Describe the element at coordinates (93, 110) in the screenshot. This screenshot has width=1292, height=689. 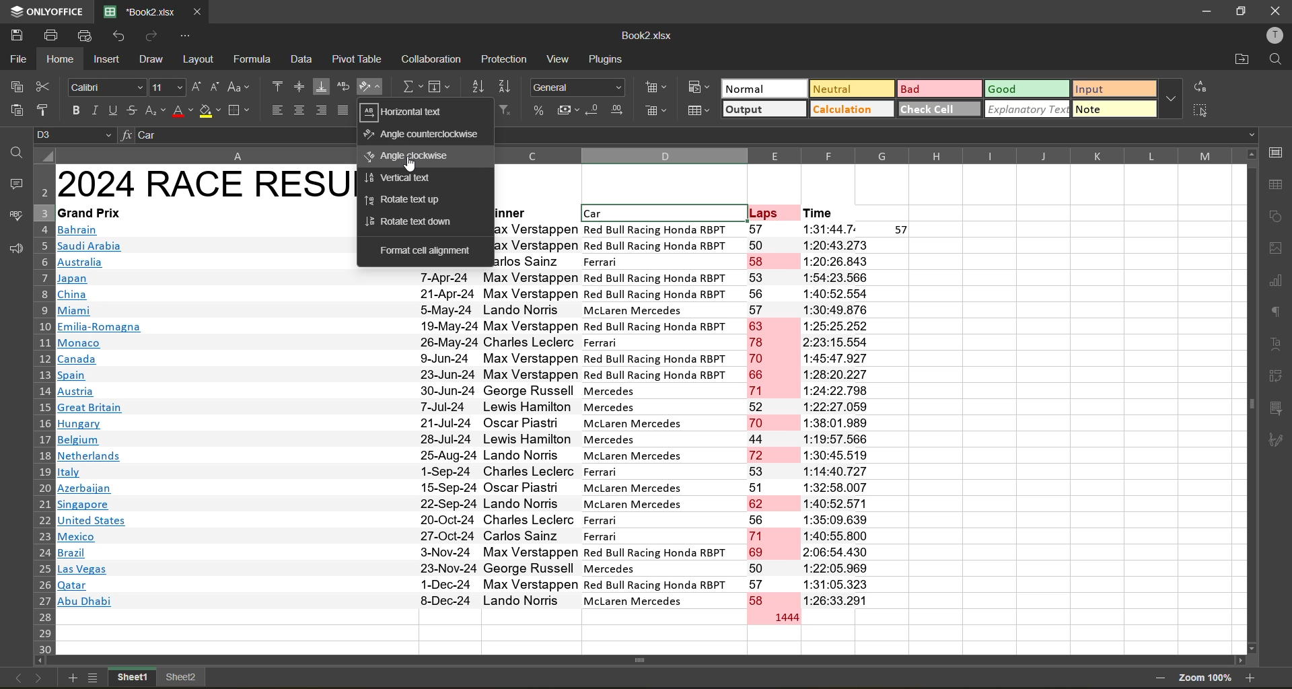
I see `italic` at that location.